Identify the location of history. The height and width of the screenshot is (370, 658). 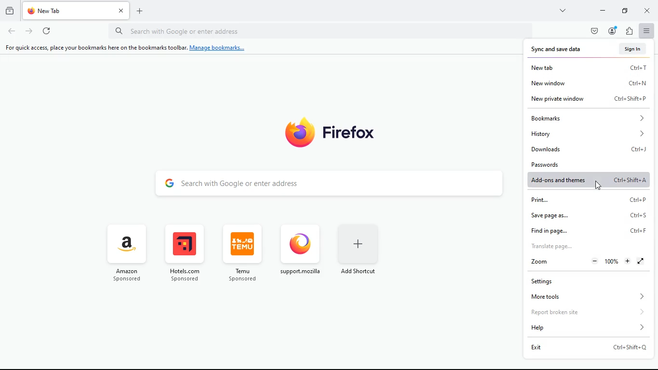
(591, 134).